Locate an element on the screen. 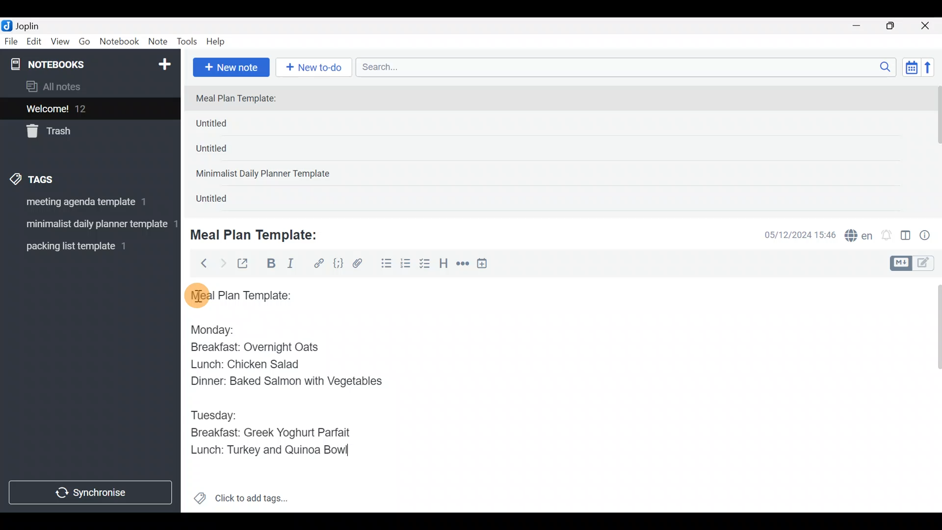 The image size is (942, 530). Minimalist Daily Planner Template is located at coordinates (266, 175).